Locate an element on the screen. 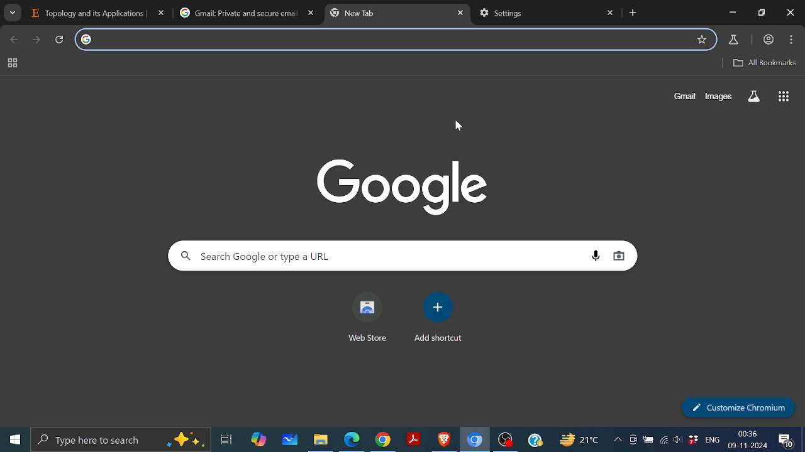 Image resolution: width=805 pixels, height=452 pixels. connection is located at coordinates (663, 441).